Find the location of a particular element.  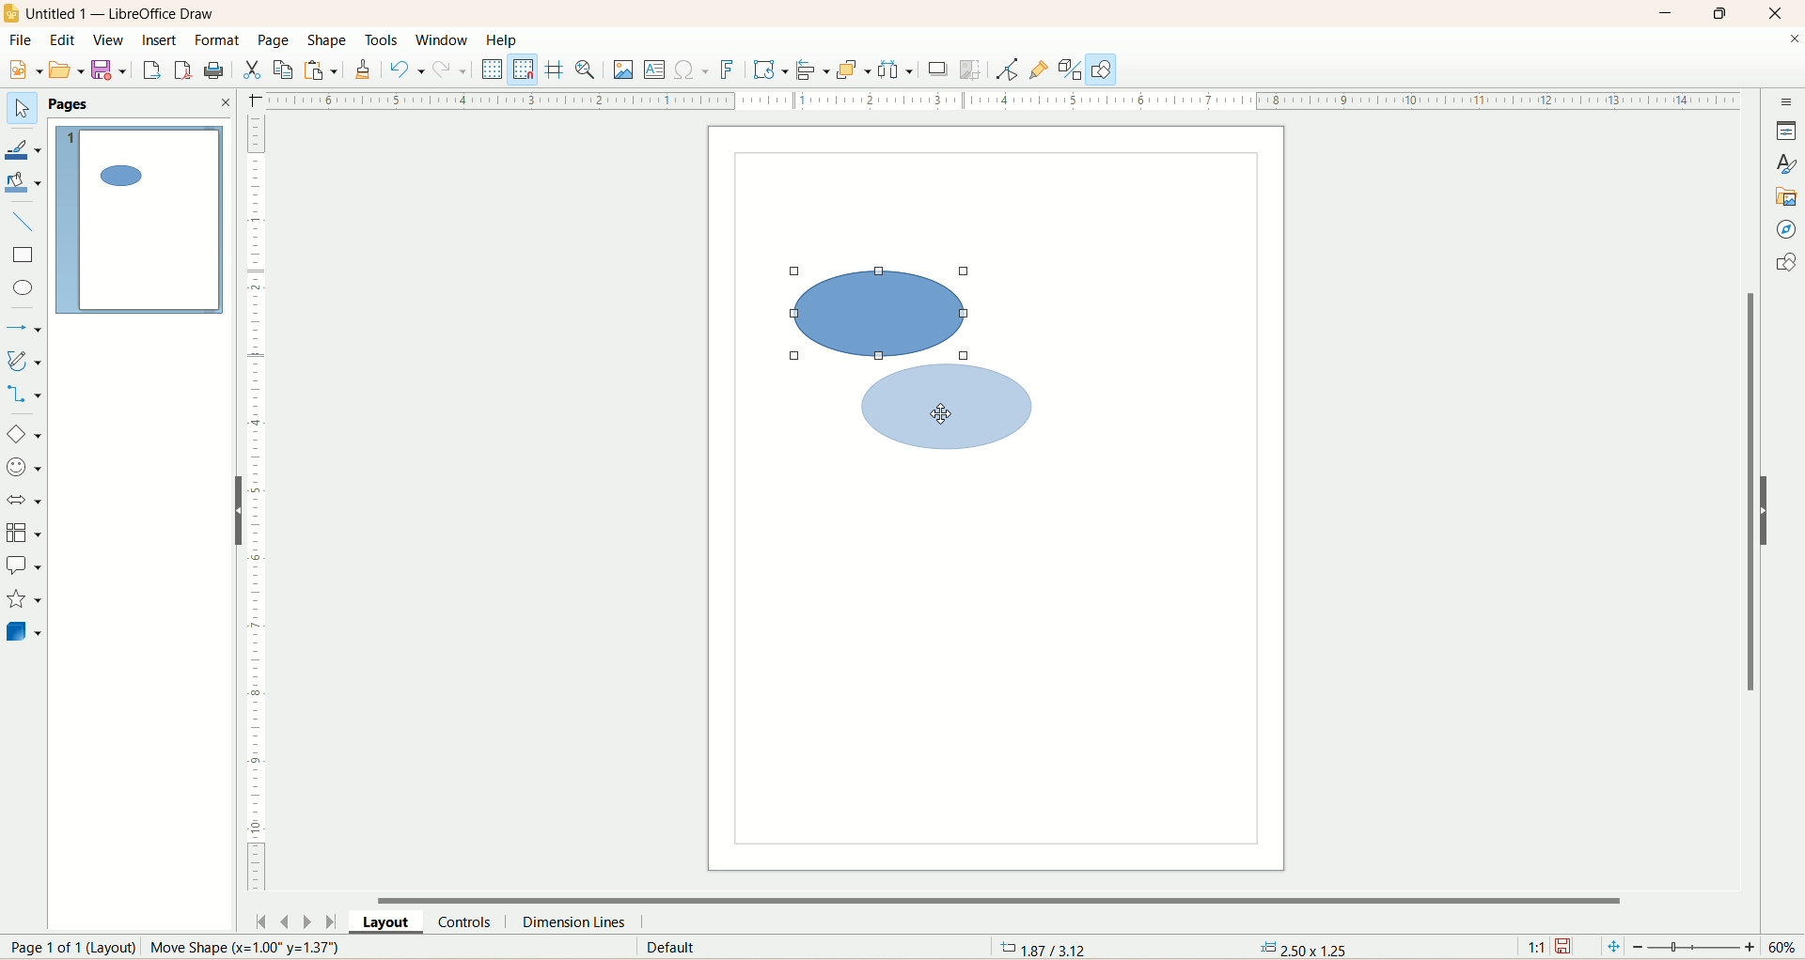

select atleast three objects to distribute is located at coordinates (898, 70).